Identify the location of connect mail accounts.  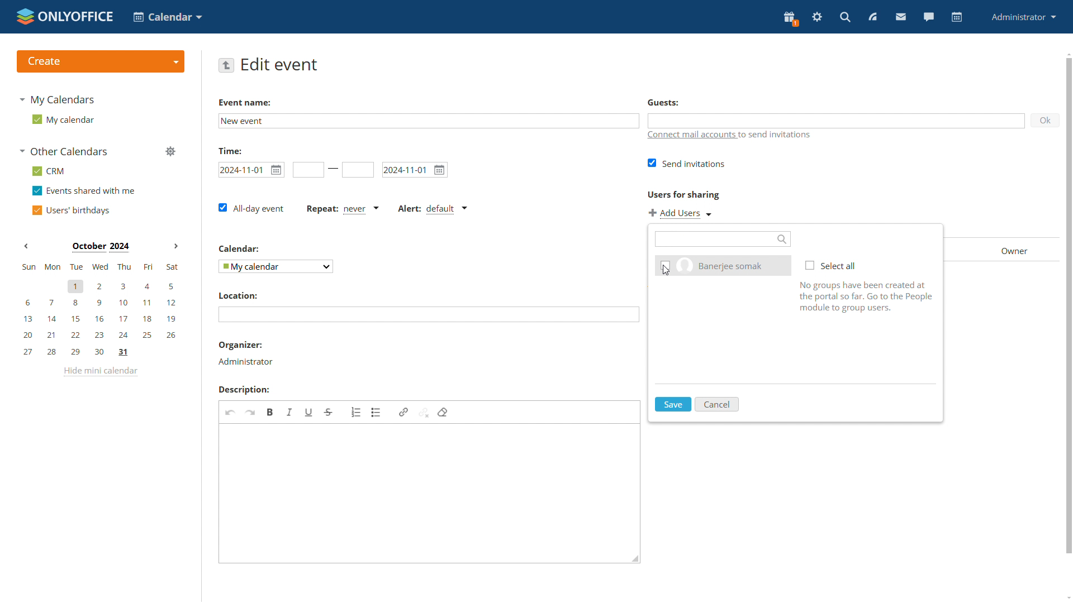
(728, 135).